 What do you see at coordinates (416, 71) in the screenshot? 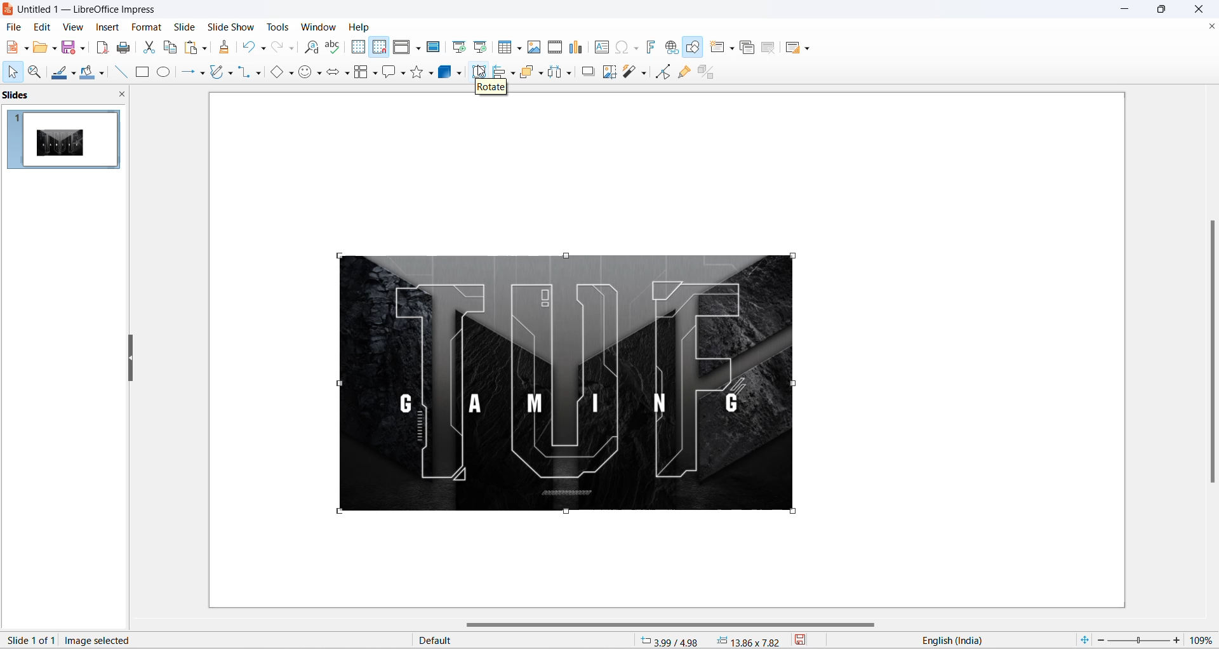
I see `star shape` at bounding box center [416, 71].